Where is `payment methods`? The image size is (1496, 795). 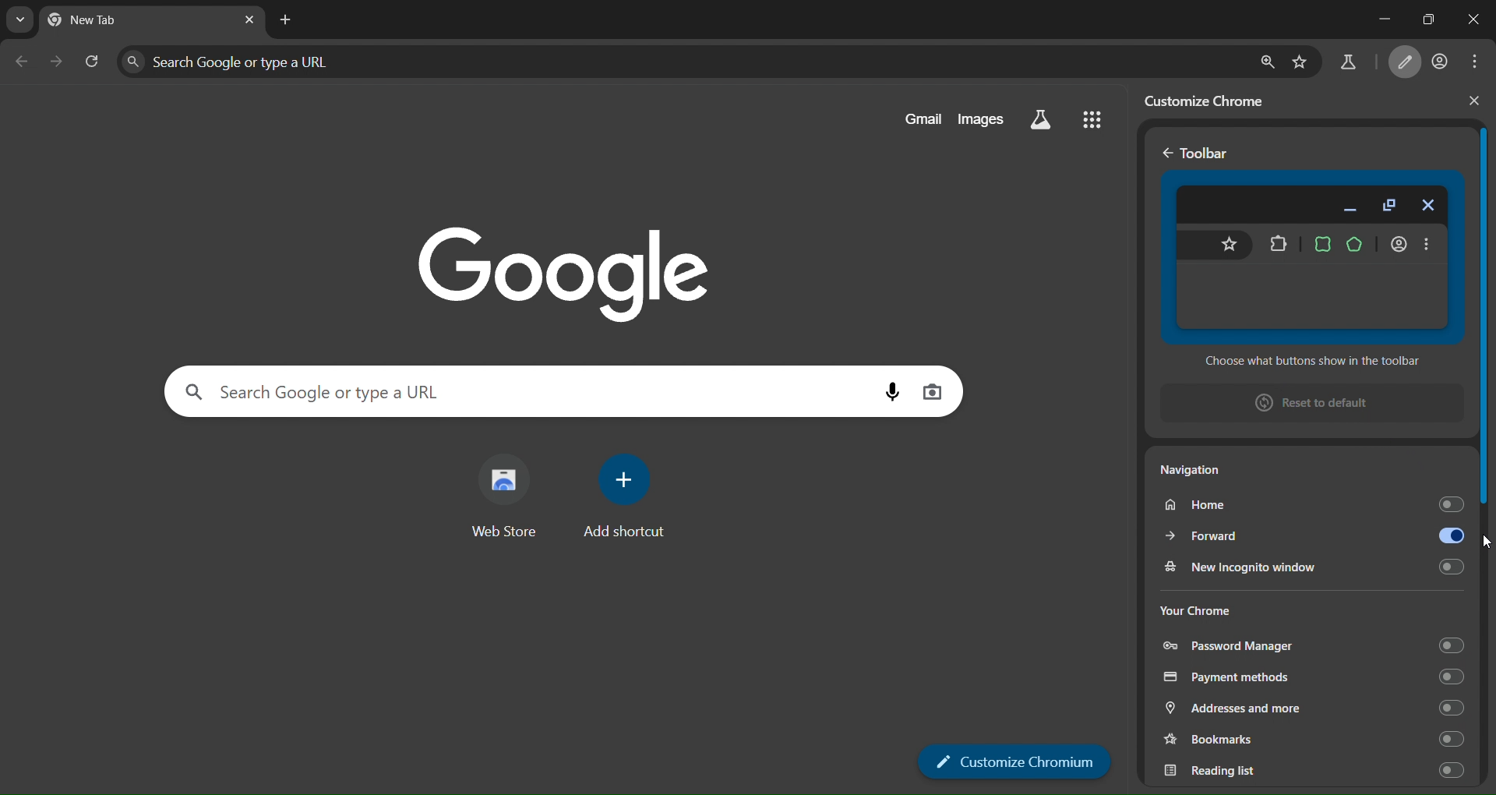 payment methods is located at coordinates (1311, 677).